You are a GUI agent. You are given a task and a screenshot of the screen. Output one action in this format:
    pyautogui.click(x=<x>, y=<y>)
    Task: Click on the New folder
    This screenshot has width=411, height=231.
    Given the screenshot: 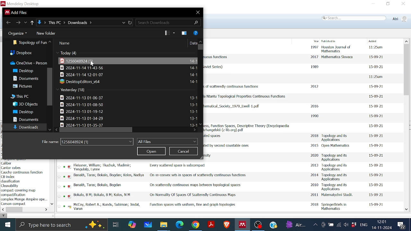 What is the action you would take?
    pyautogui.click(x=46, y=33)
    